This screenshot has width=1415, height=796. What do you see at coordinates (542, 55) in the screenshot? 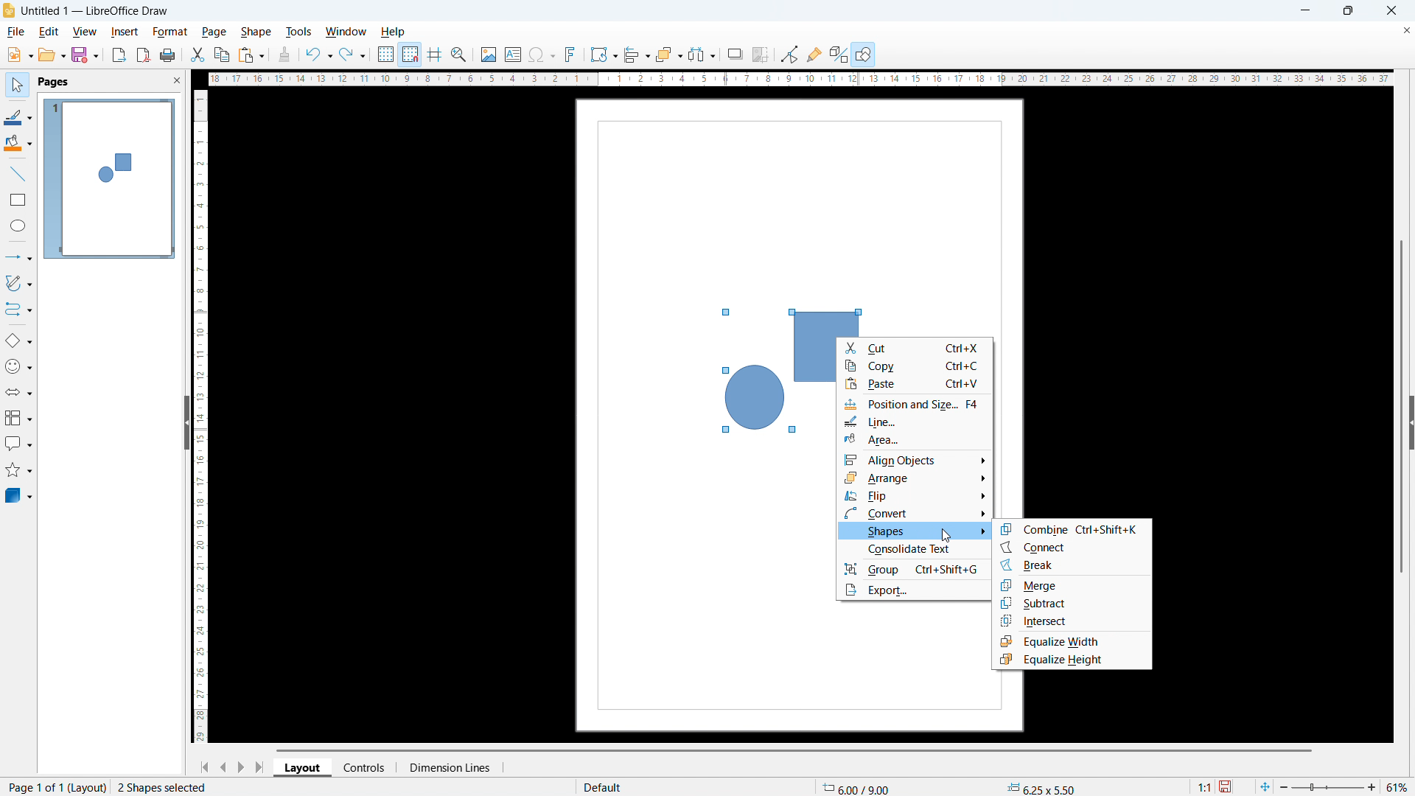
I see `insert symbols` at bounding box center [542, 55].